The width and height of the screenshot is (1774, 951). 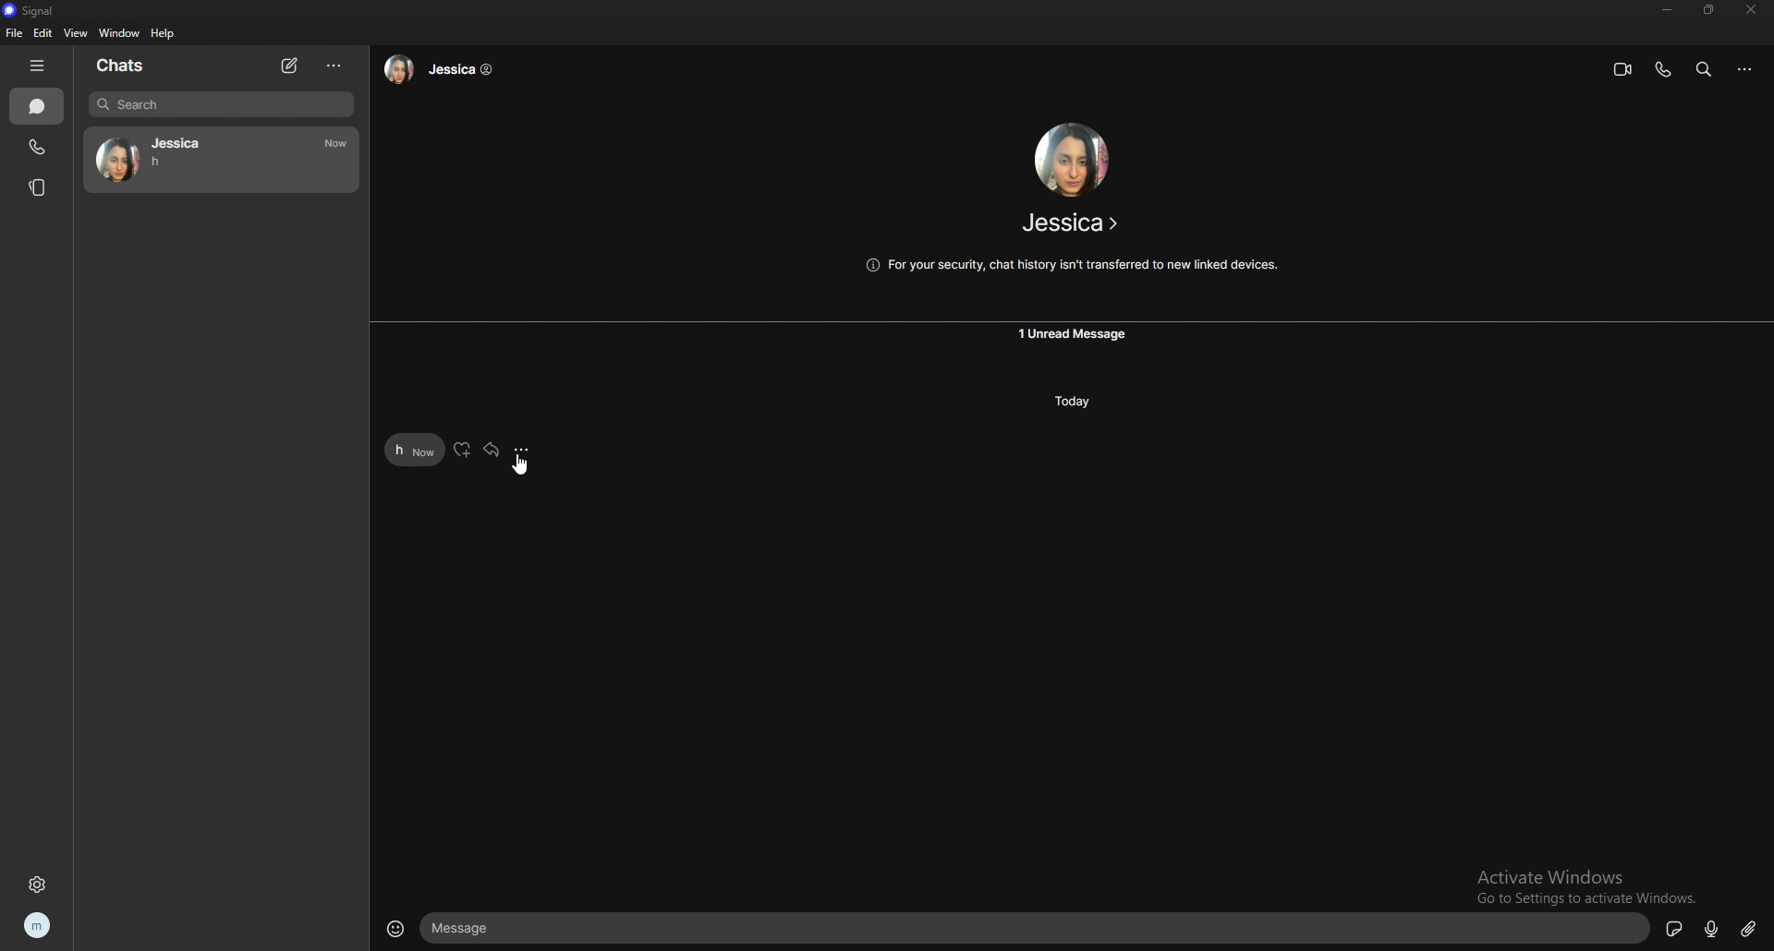 I want to click on options, so click(x=333, y=67).